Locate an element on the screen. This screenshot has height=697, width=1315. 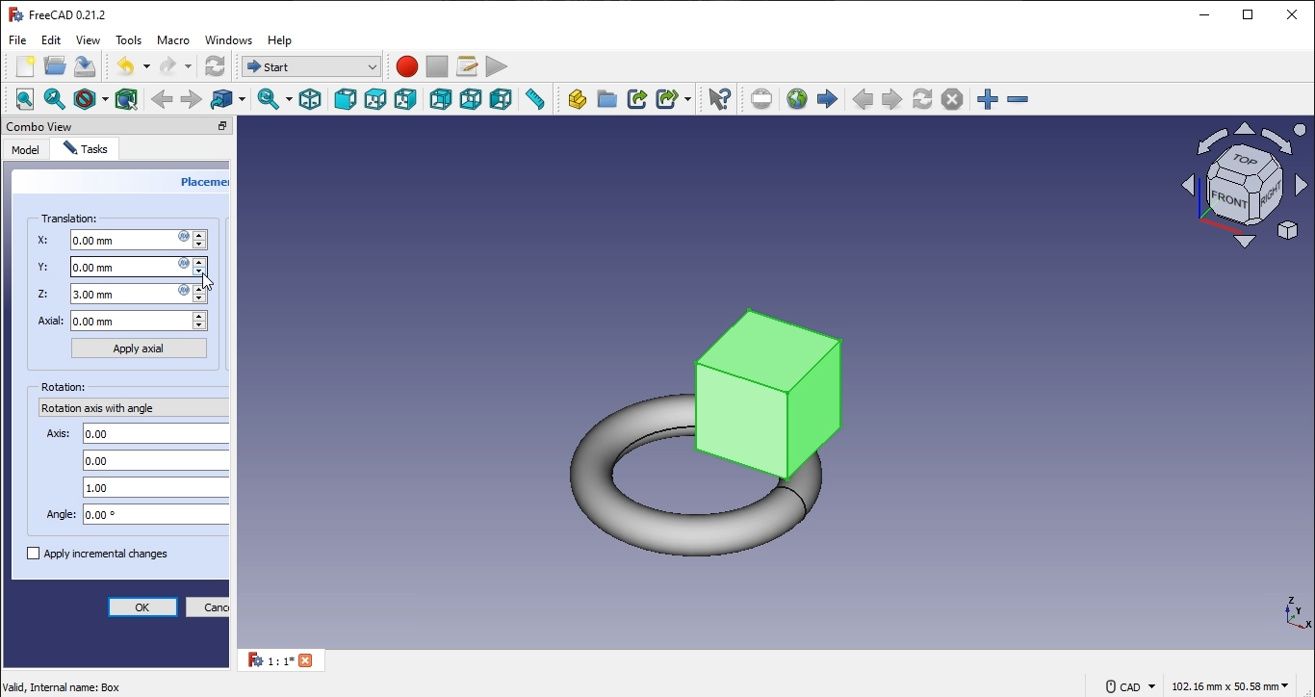
zoom in is located at coordinates (1018, 98).